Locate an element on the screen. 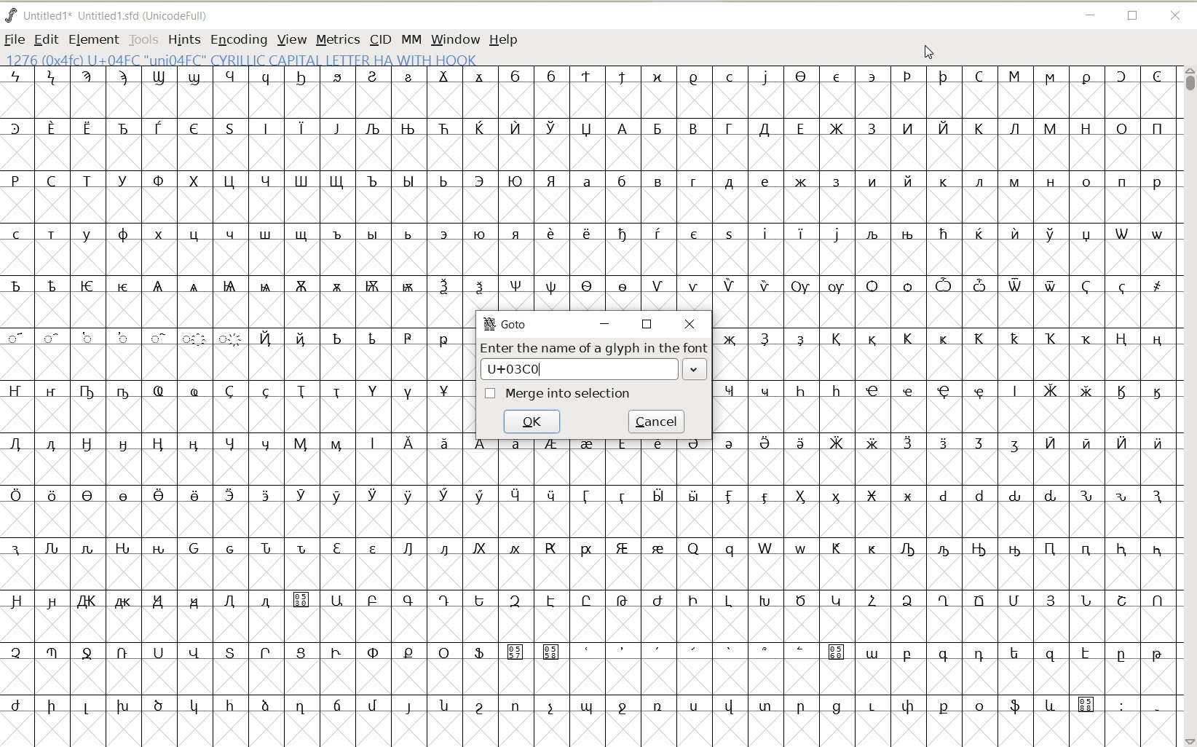 The width and height of the screenshot is (1197, 747). ENCODING is located at coordinates (239, 39).